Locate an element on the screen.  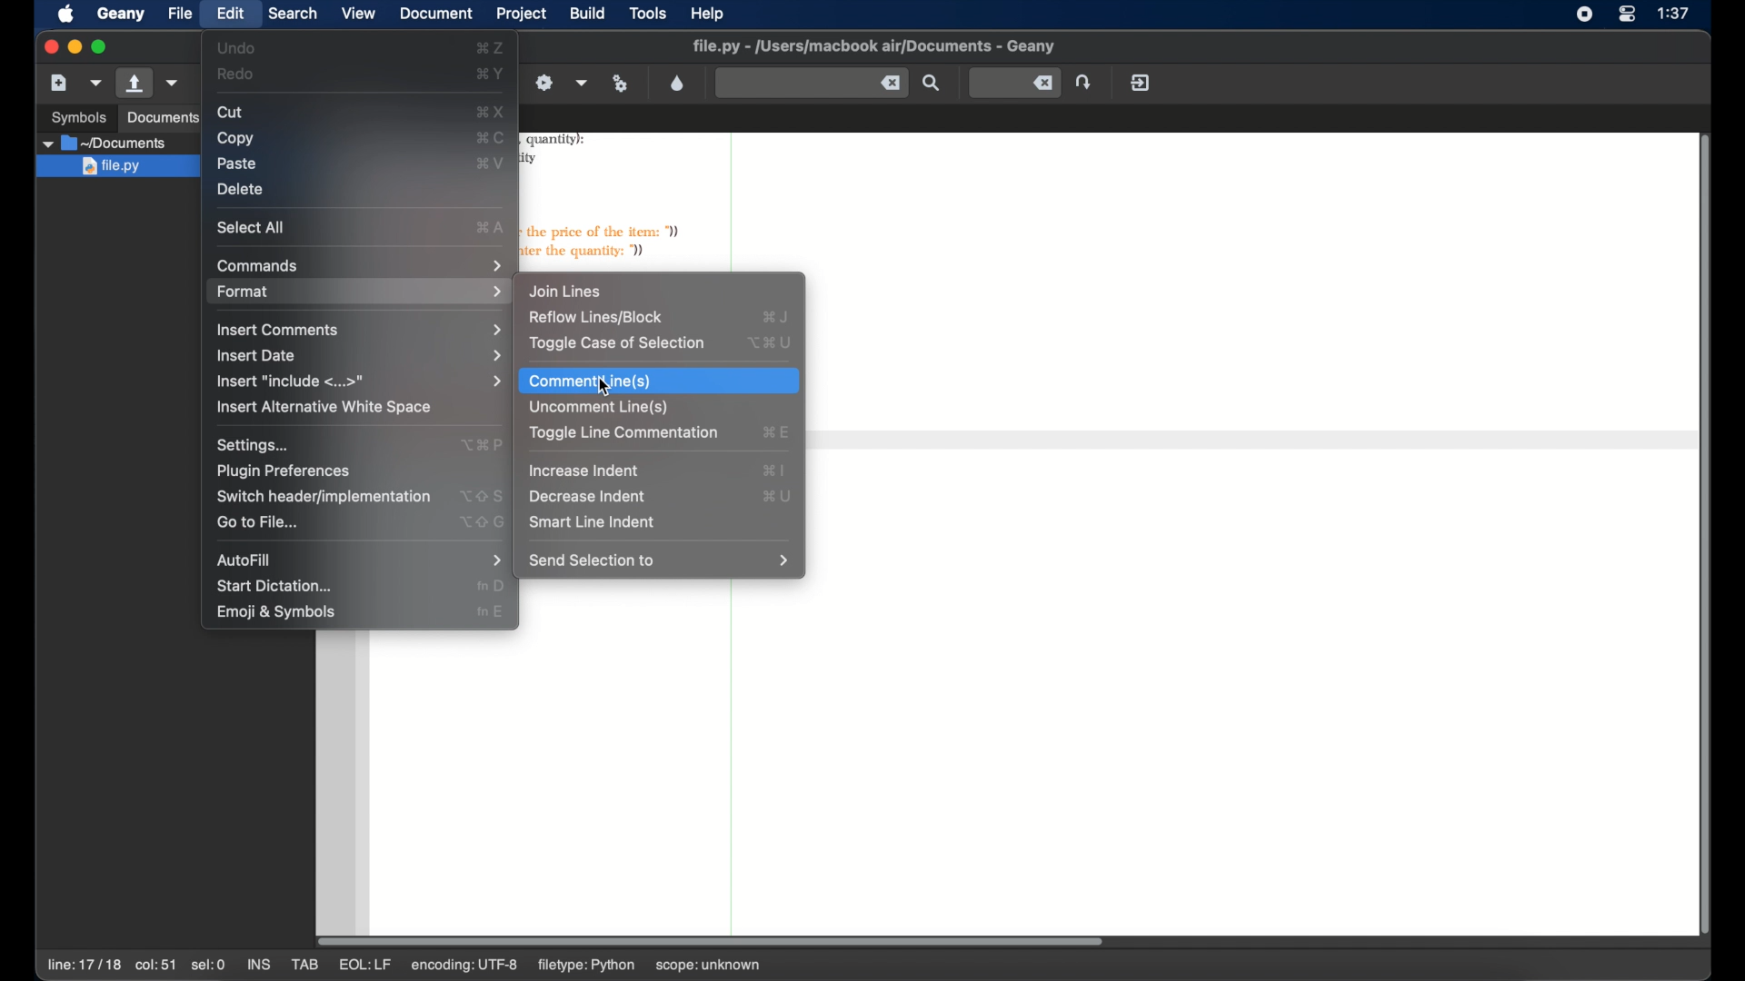
select all is located at coordinates (251, 227).